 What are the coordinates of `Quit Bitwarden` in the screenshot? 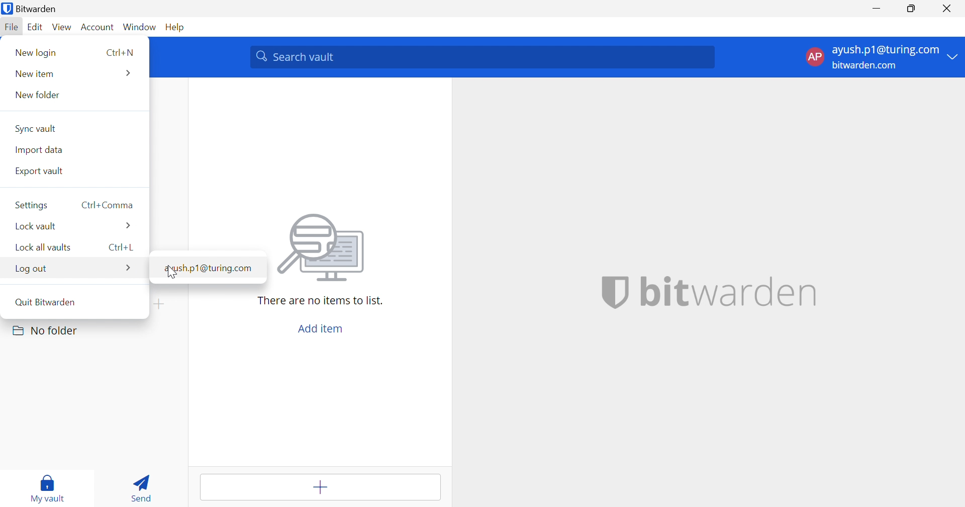 It's located at (46, 301).